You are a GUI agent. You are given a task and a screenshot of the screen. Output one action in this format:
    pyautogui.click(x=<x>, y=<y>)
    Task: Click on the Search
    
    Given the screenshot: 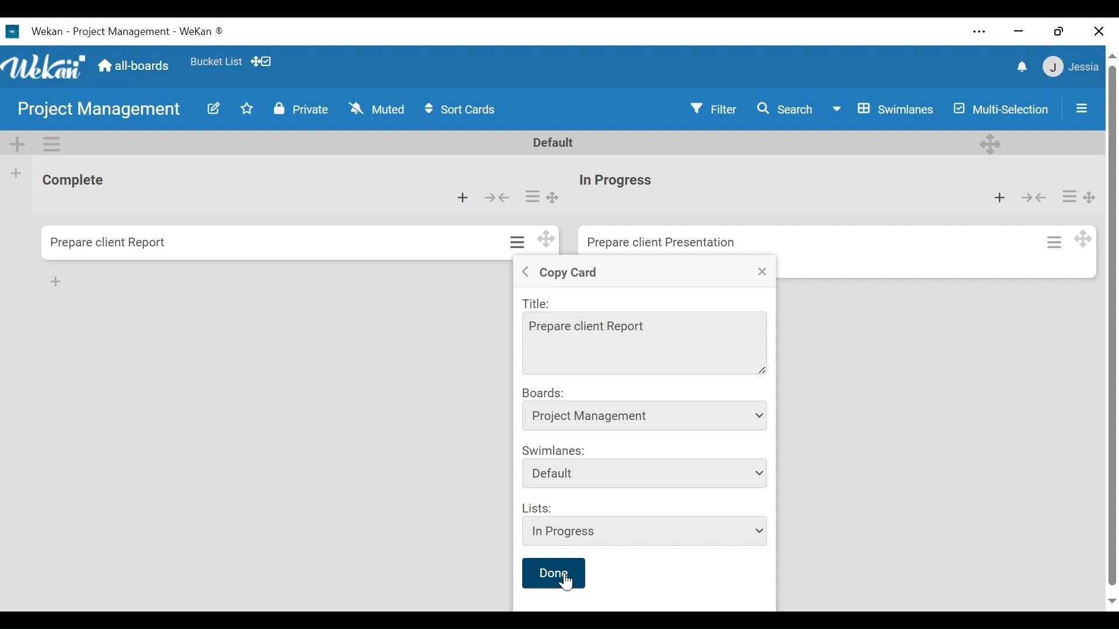 What is the action you would take?
    pyautogui.click(x=785, y=107)
    